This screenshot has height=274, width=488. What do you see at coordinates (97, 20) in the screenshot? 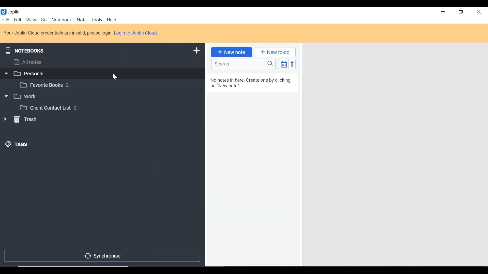
I see `Tools` at bounding box center [97, 20].